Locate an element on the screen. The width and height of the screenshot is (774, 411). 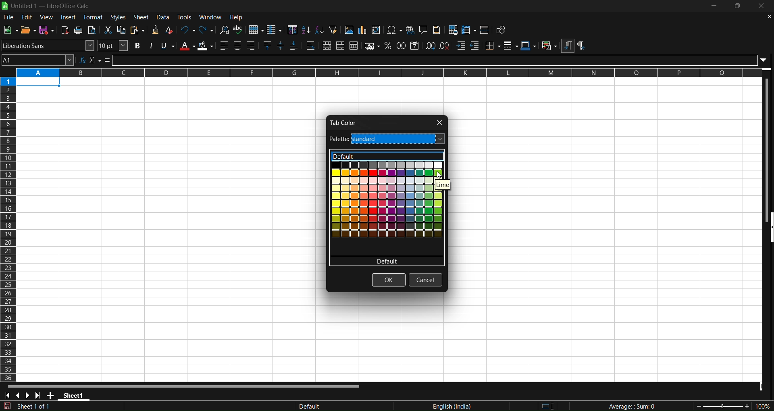
bold is located at coordinates (136, 46).